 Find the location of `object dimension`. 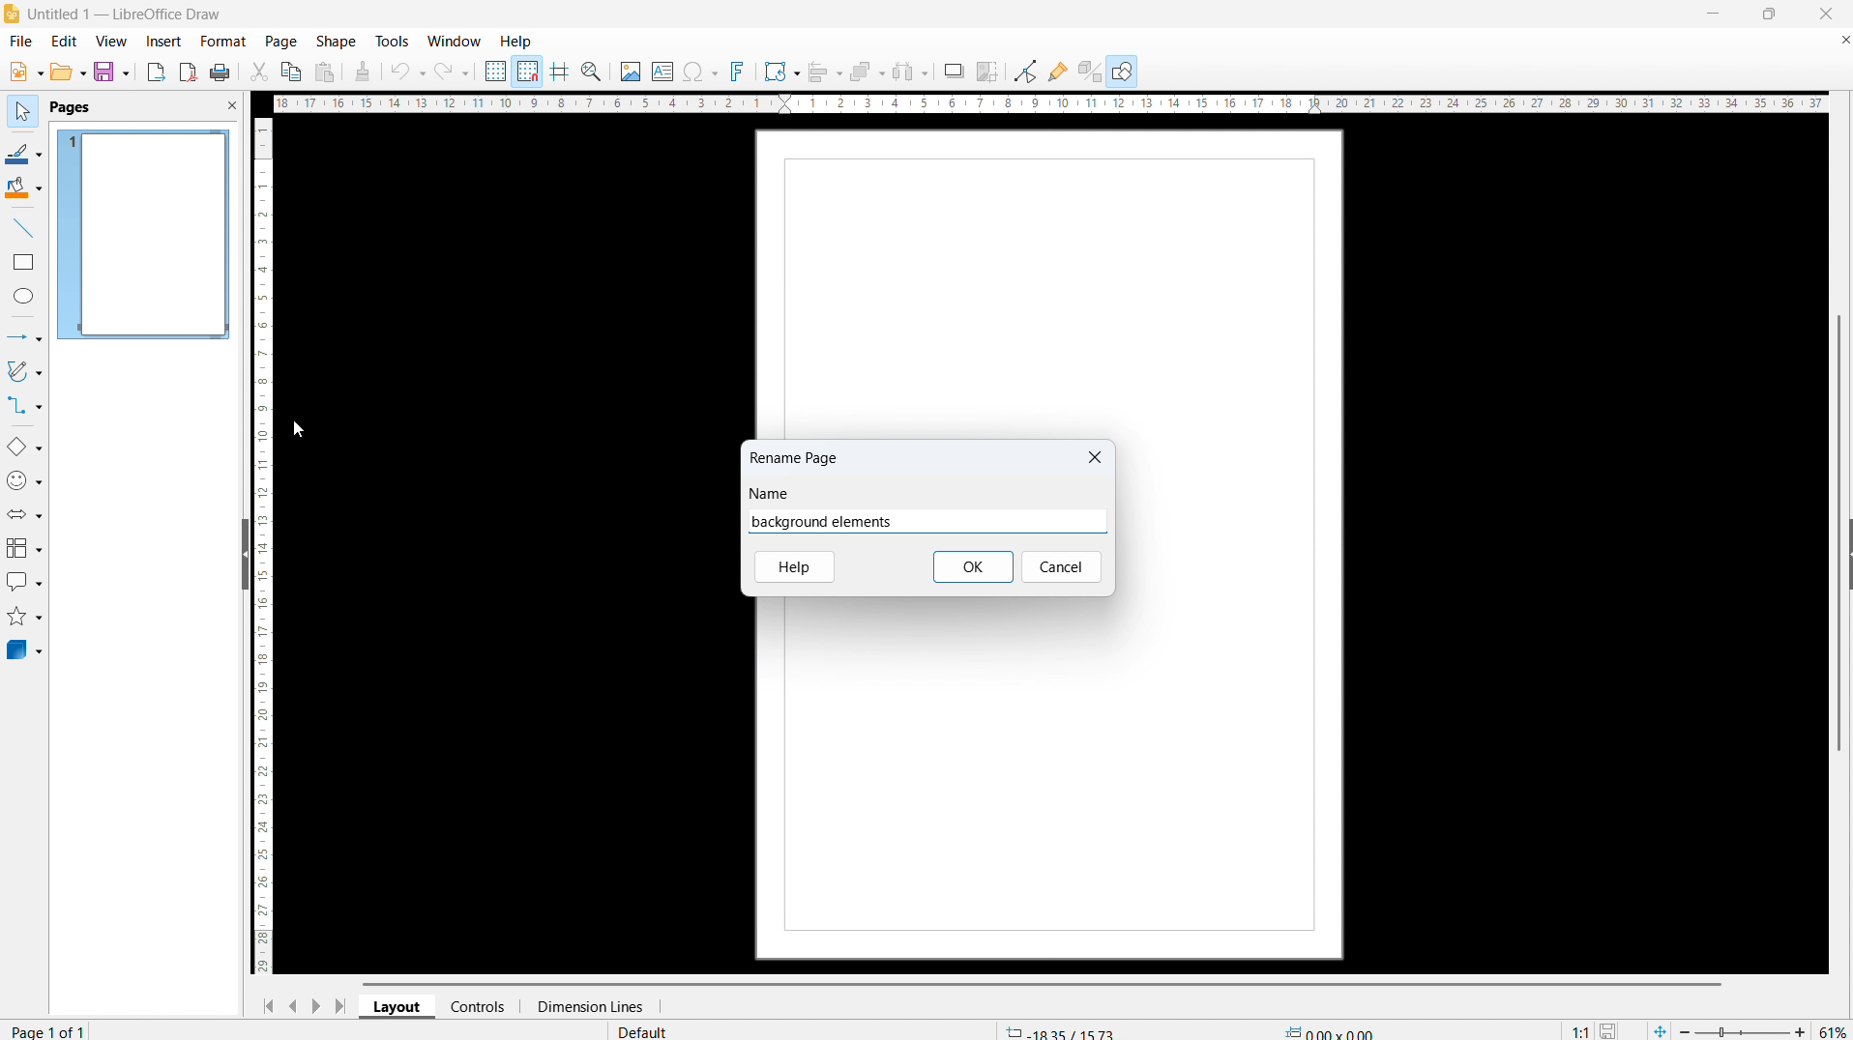

object dimension is located at coordinates (1331, 1029).